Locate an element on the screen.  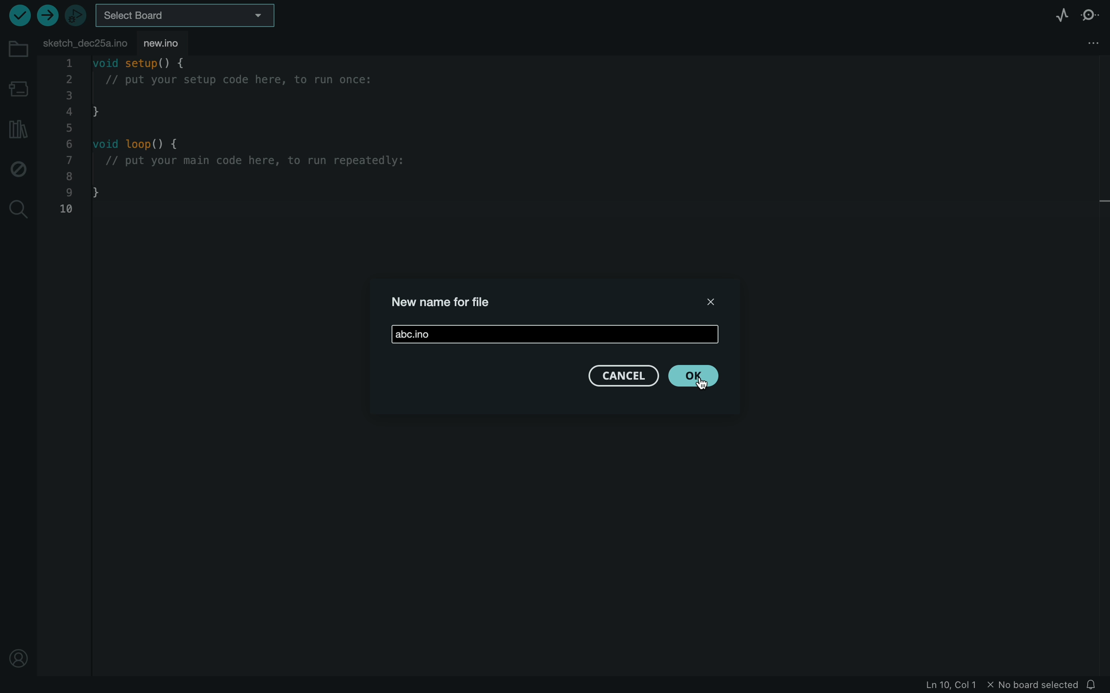
new name  is located at coordinates (446, 304).